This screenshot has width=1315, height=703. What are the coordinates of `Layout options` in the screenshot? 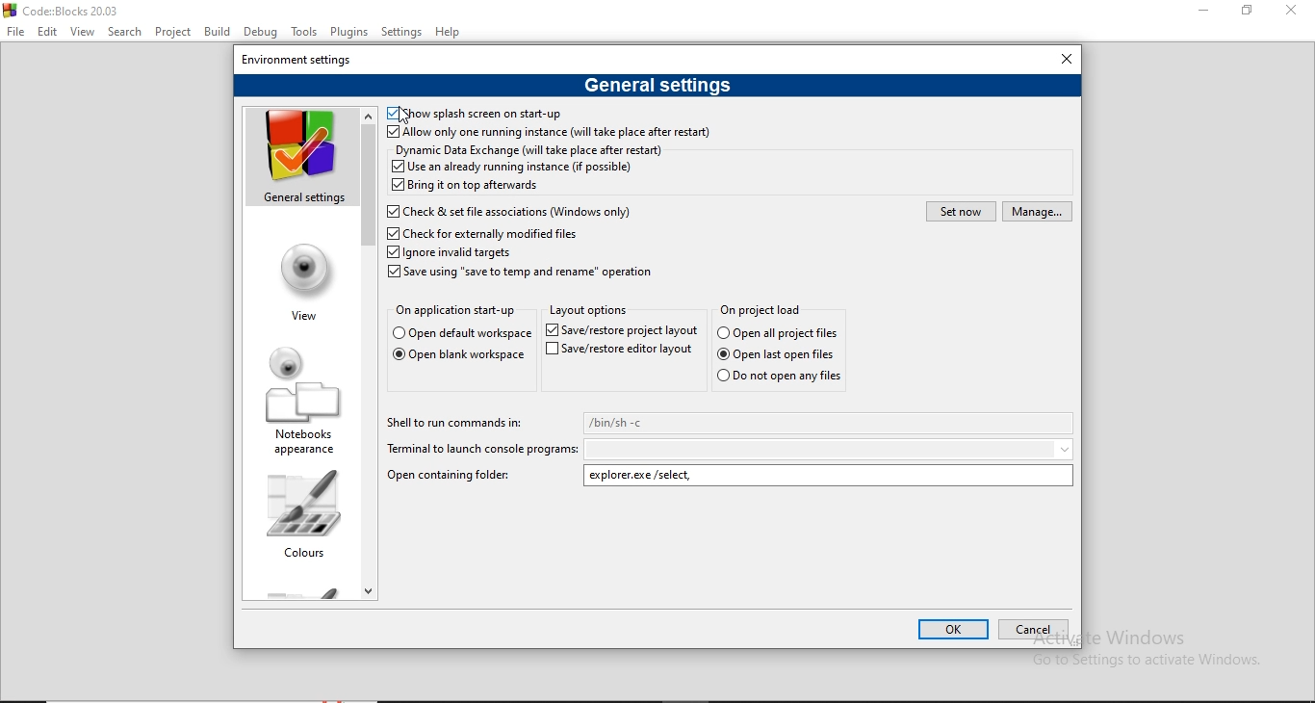 It's located at (588, 310).